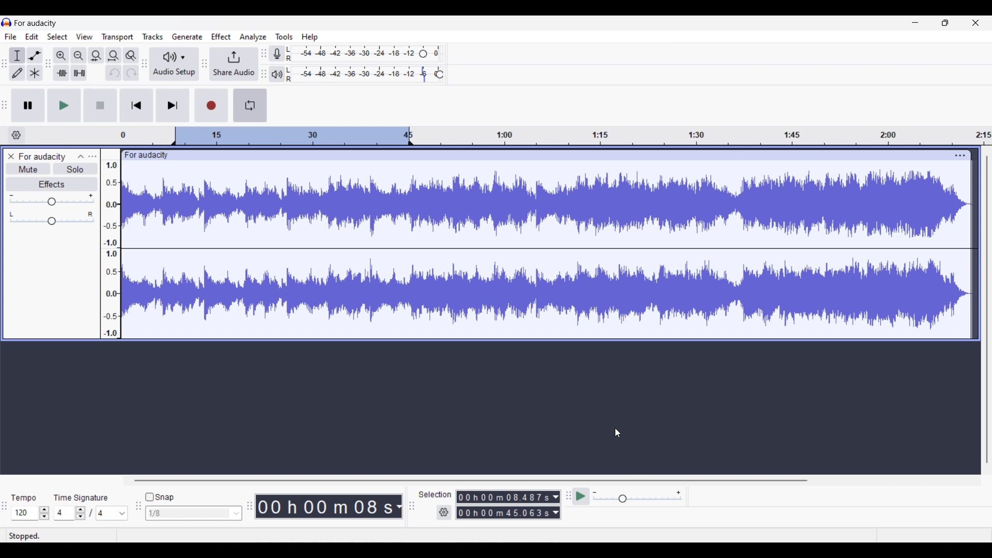 This screenshot has height=558, width=992. What do you see at coordinates (92, 156) in the screenshot?
I see `Open menu` at bounding box center [92, 156].